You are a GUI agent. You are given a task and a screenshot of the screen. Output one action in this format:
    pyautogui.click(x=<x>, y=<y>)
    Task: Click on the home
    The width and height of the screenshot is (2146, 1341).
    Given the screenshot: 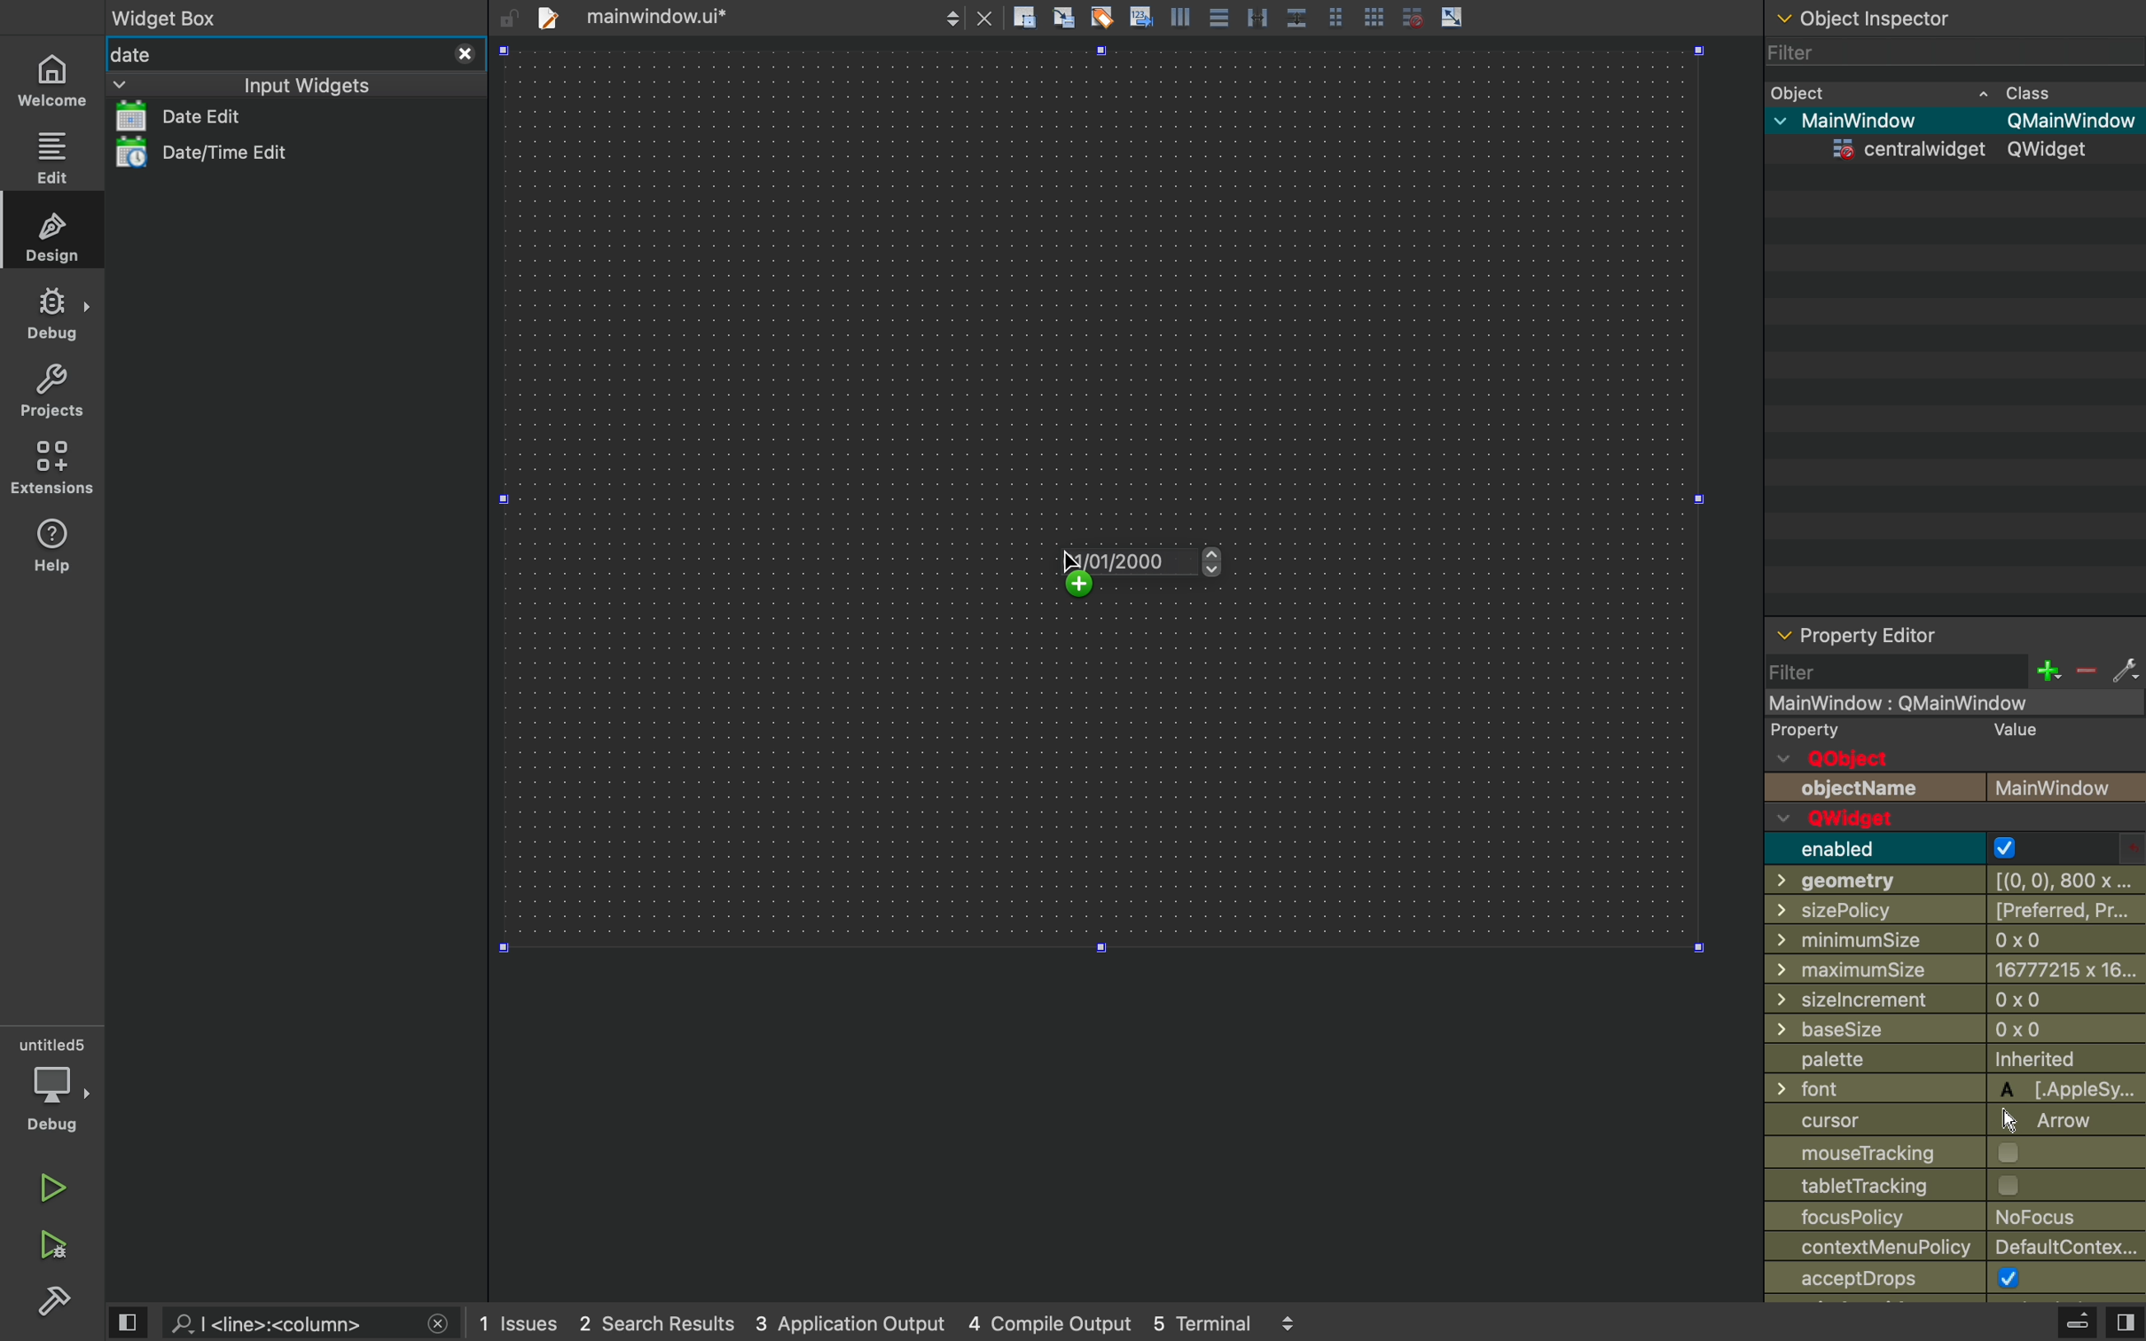 What is the action you would take?
    pyautogui.click(x=49, y=79)
    